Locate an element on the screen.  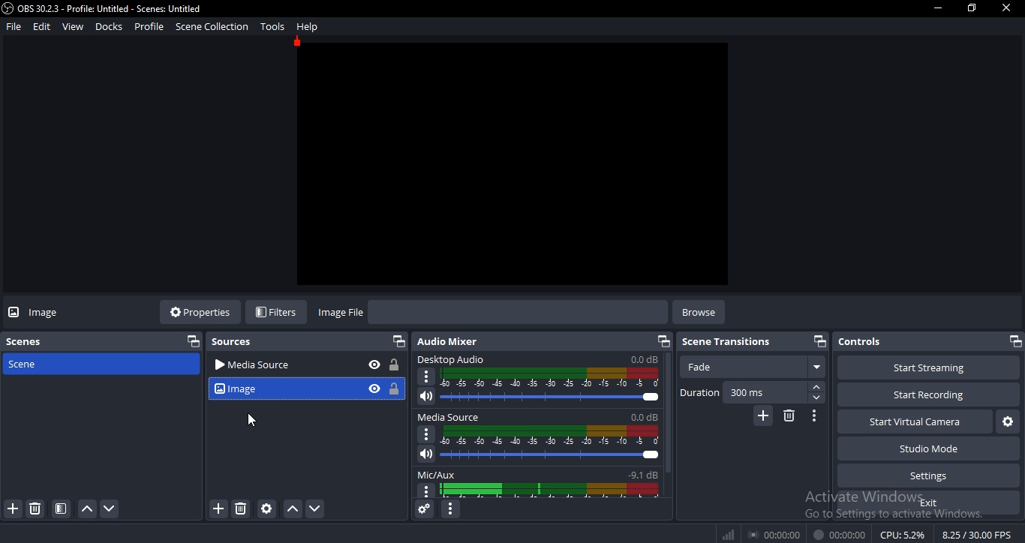
options is located at coordinates (425, 435).